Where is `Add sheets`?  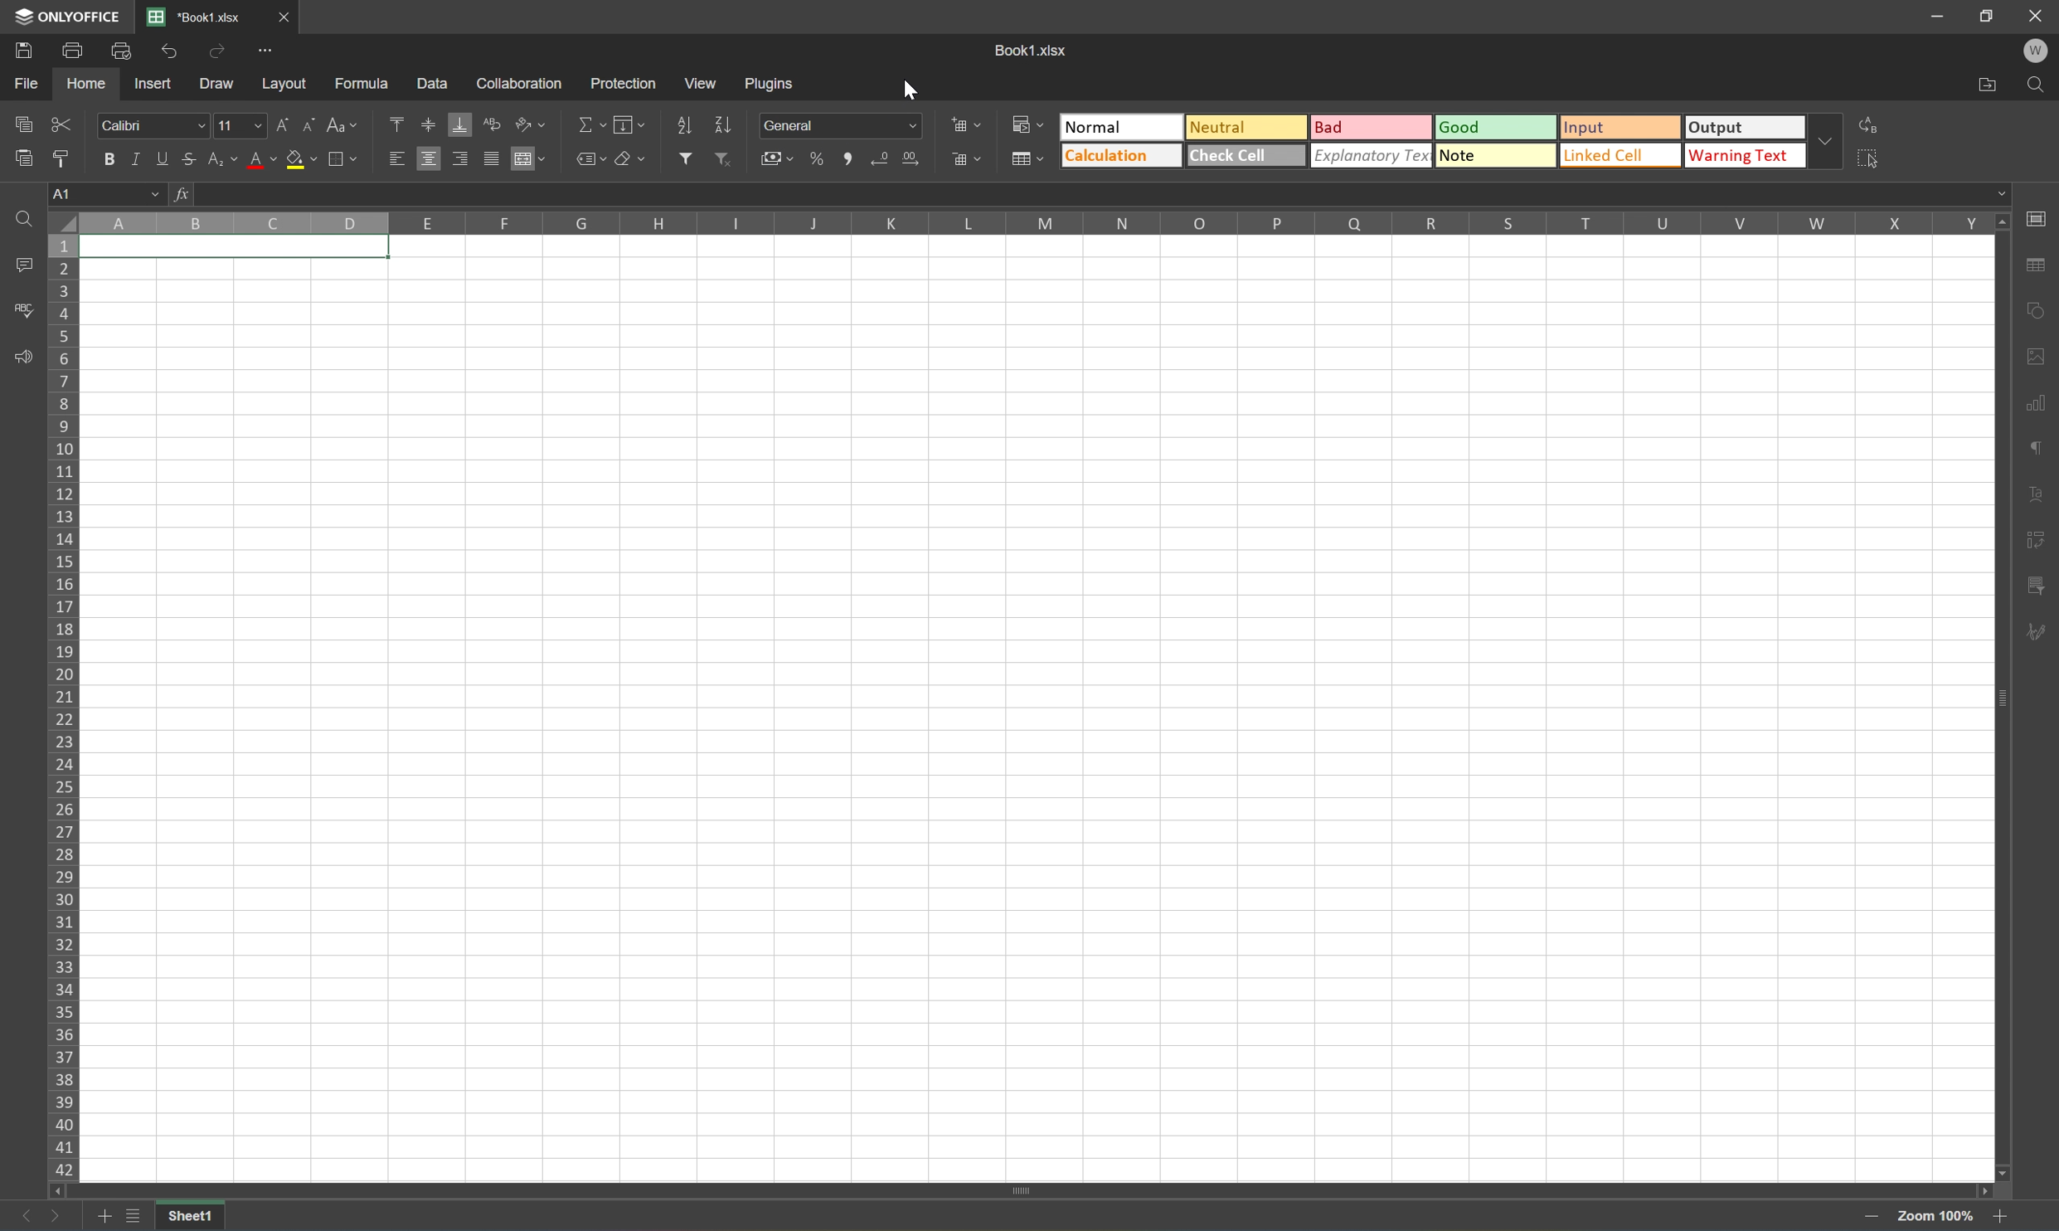 Add sheets is located at coordinates (104, 1219).